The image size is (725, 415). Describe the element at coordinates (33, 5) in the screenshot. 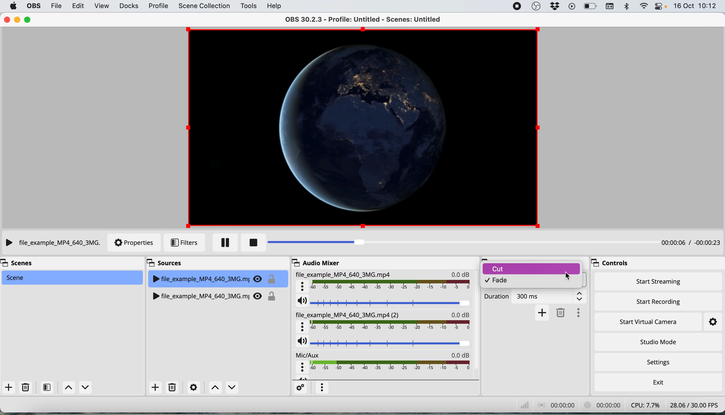

I see `obs` at that location.